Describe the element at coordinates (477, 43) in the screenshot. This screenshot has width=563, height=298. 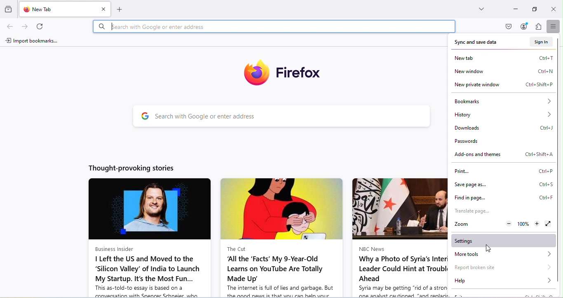
I see `Sync and save data` at that location.